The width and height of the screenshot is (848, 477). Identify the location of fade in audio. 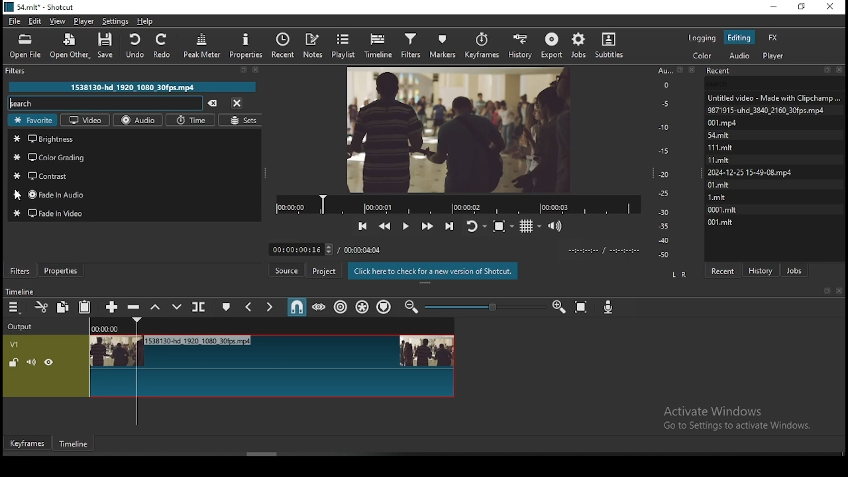
(132, 195).